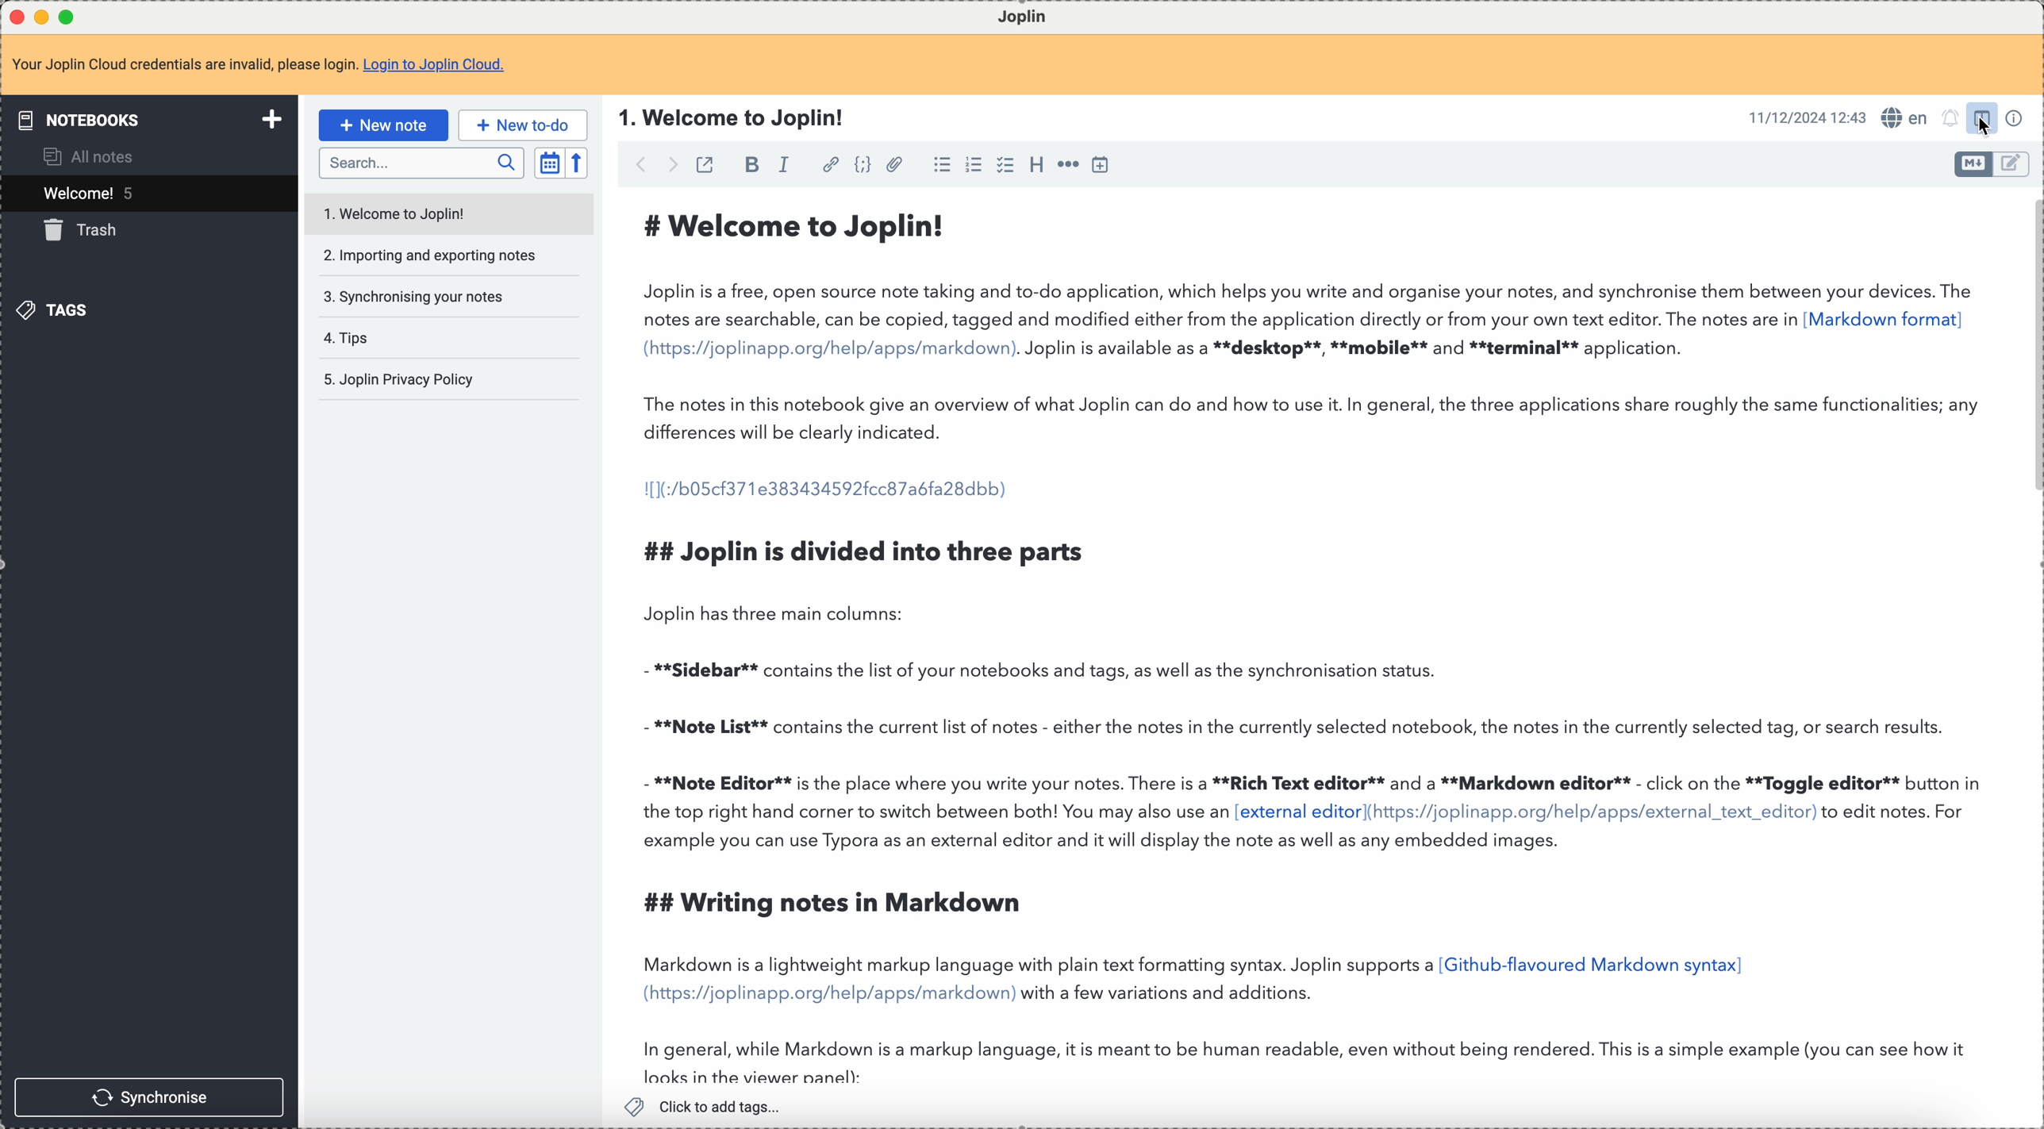  Describe the element at coordinates (940, 163) in the screenshot. I see `bulleted list` at that location.